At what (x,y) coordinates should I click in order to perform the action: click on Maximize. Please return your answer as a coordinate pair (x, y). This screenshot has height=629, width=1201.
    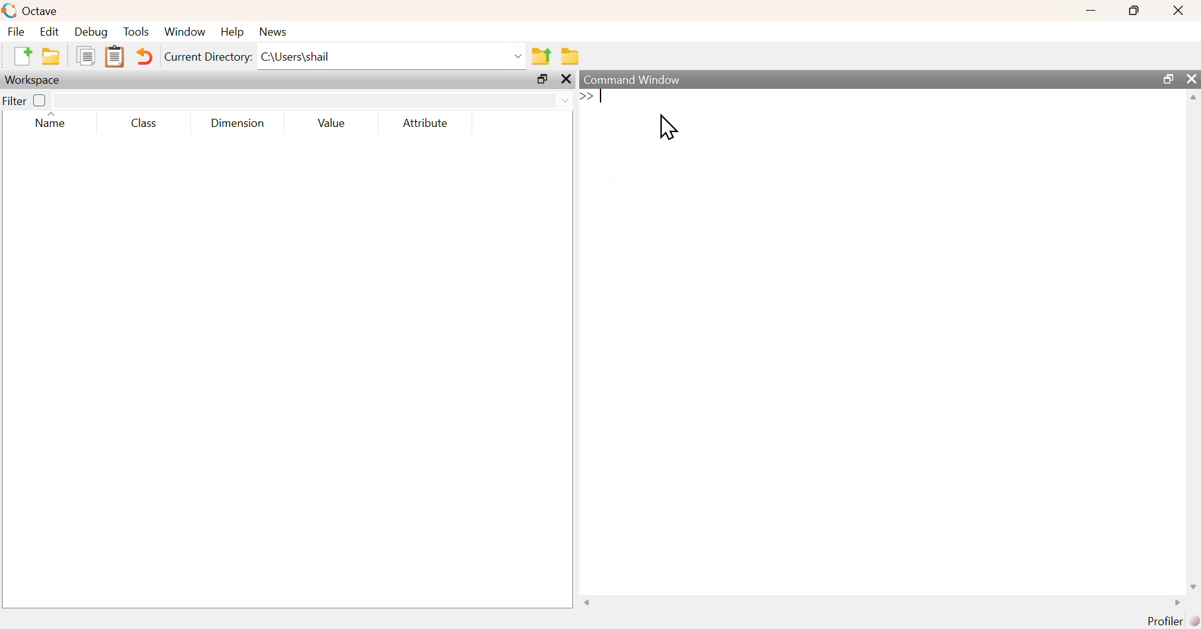
    Looking at the image, I should click on (1135, 10).